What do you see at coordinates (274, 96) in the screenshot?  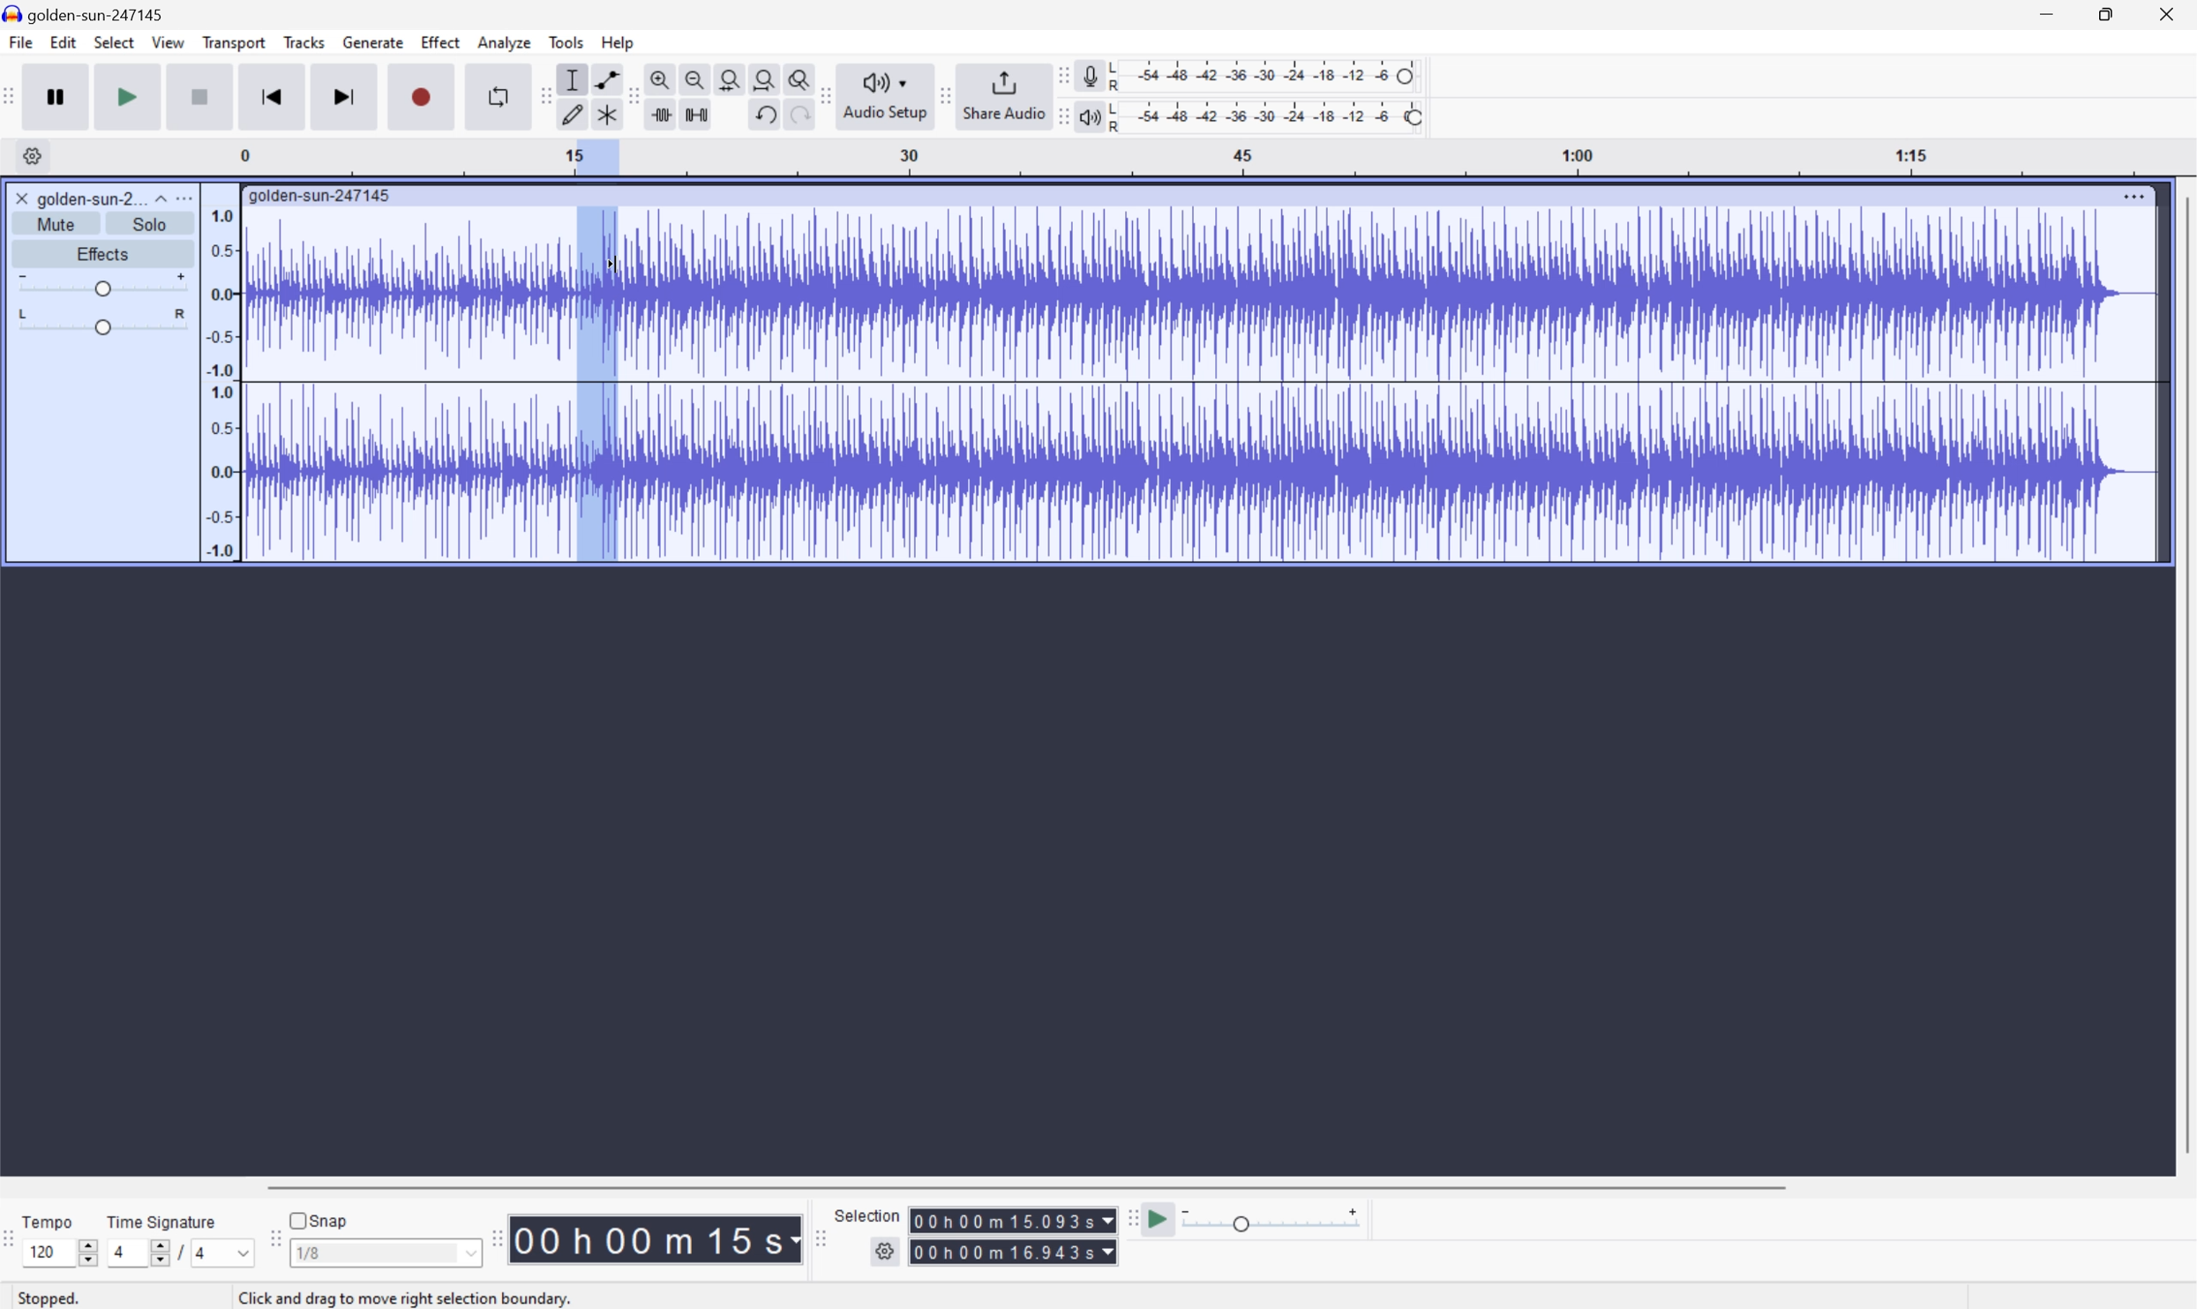 I see `Skip to start` at bounding box center [274, 96].